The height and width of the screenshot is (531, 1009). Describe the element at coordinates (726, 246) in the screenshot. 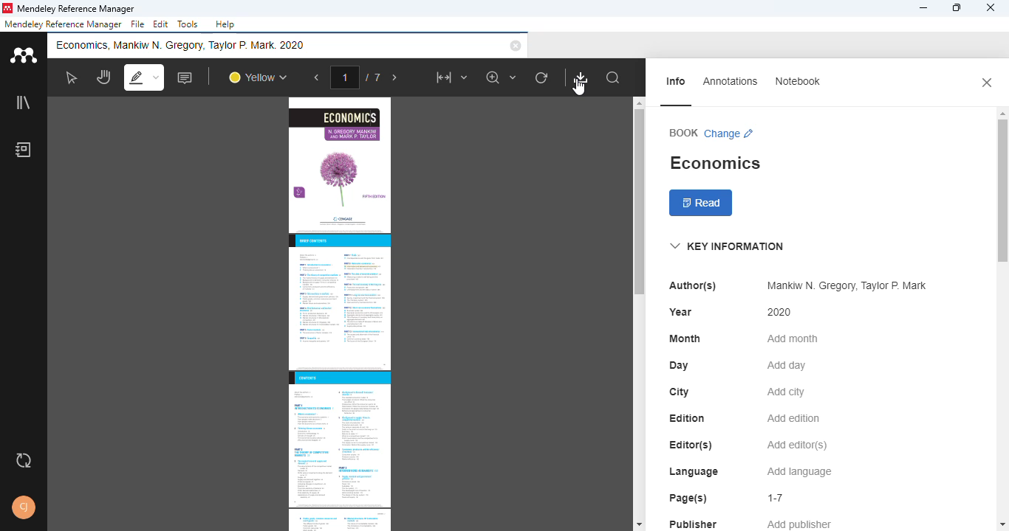

I see `key information` at that location.